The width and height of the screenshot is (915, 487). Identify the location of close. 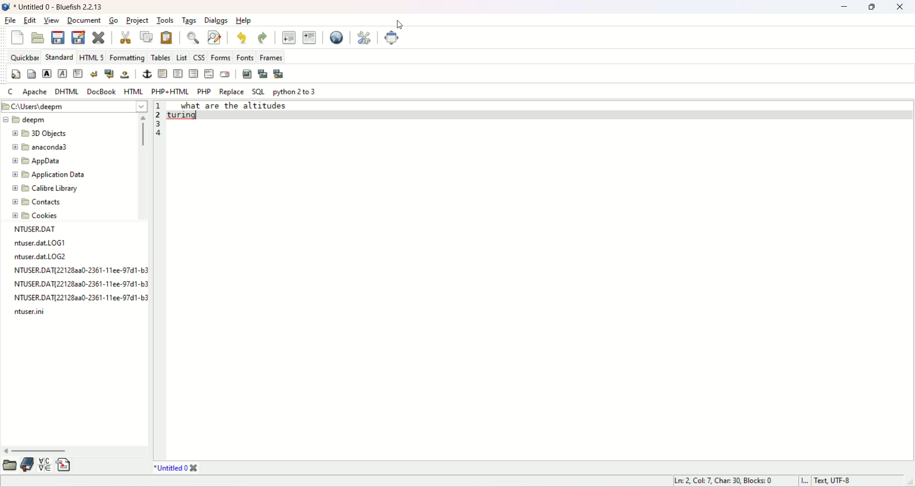
(900, 7).